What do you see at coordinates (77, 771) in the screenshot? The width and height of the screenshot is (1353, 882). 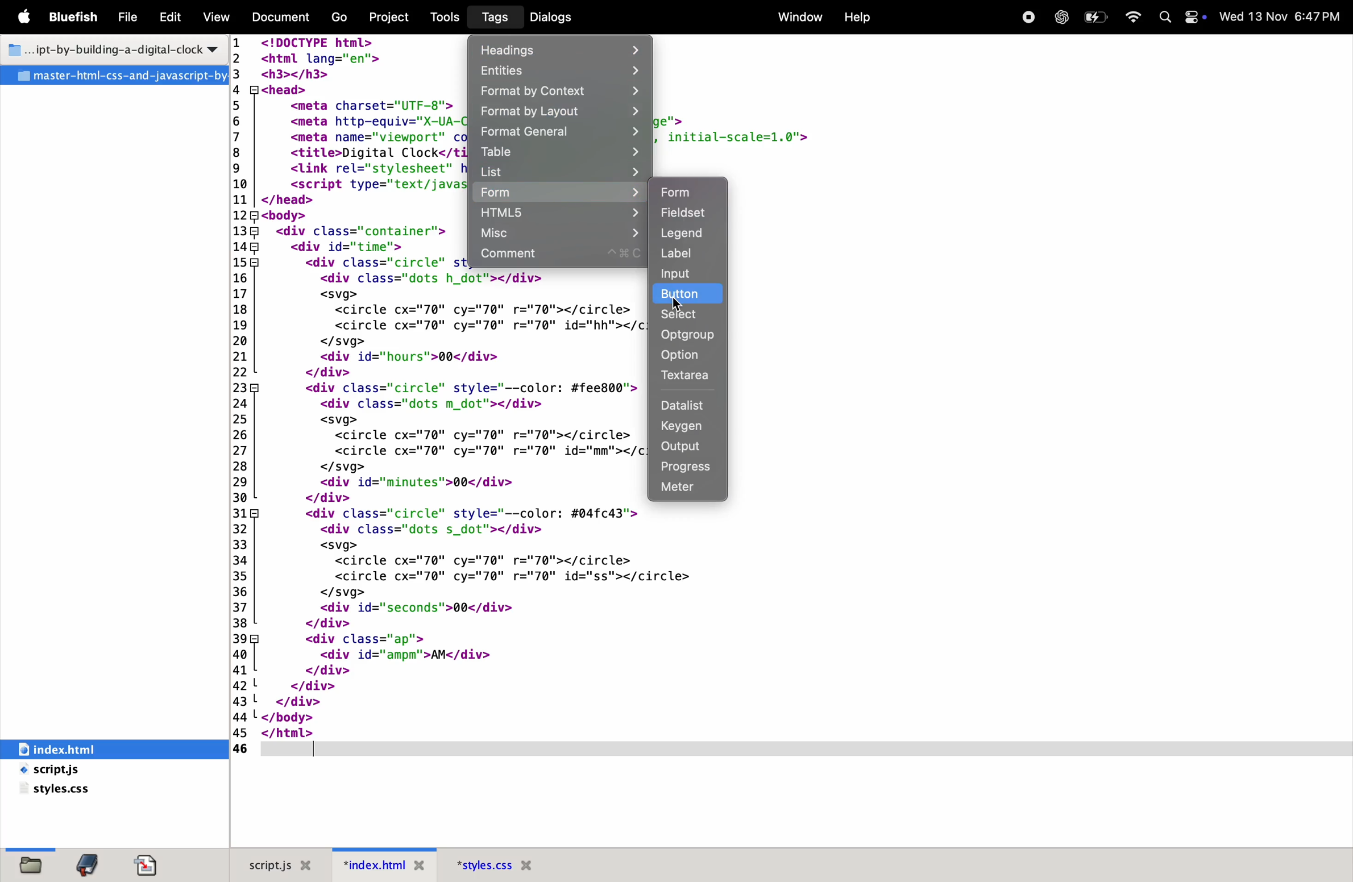 I see `script.js` at bounding box center [77, 771].